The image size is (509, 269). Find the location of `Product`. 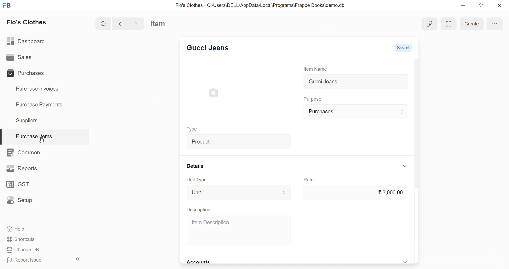

Product is located at coordinates (240, 141).